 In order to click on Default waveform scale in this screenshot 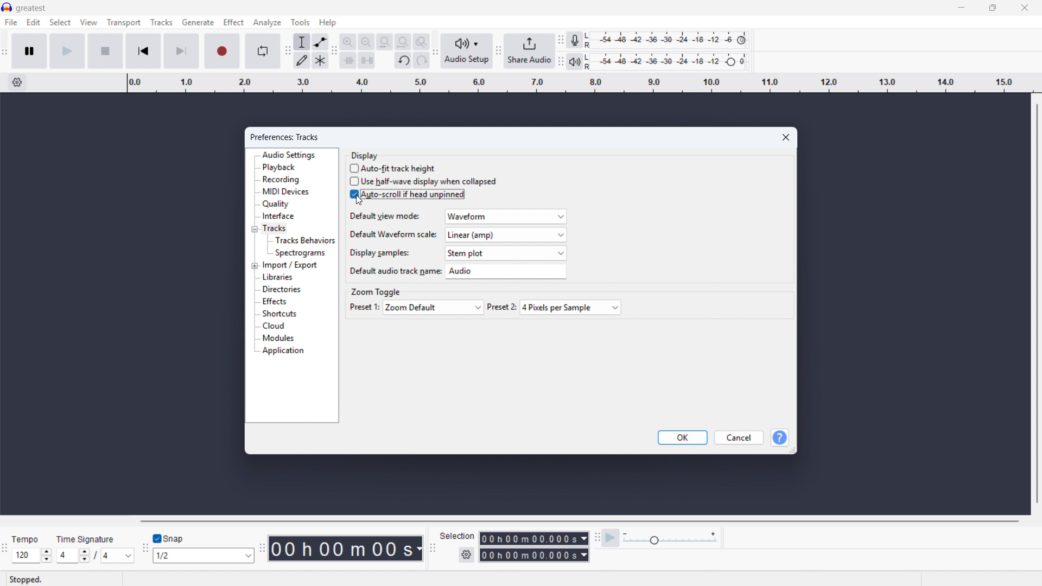, I will do `click(392, 233)`.